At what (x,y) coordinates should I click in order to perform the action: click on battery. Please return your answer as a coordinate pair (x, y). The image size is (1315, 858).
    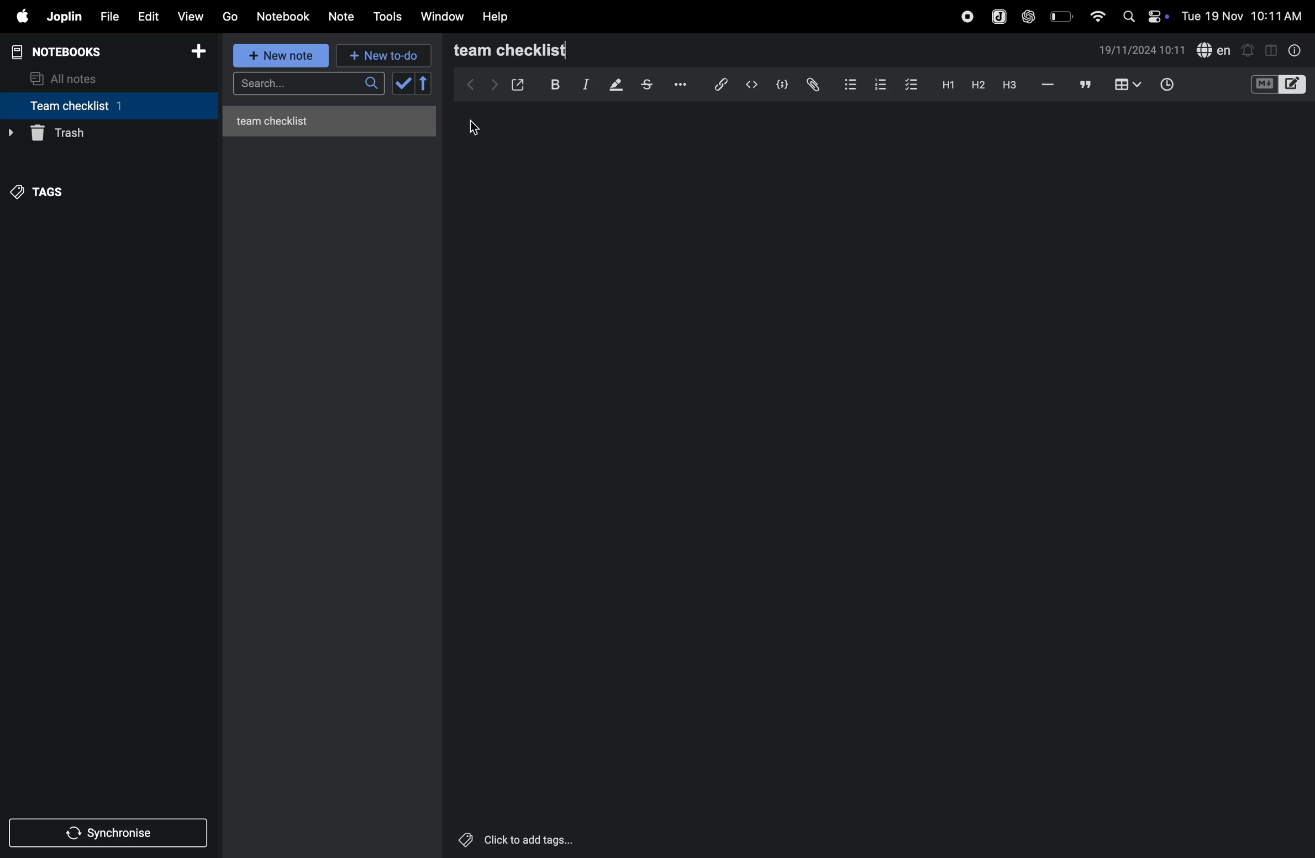
    Looking at the image, I should click on (1060, 16).